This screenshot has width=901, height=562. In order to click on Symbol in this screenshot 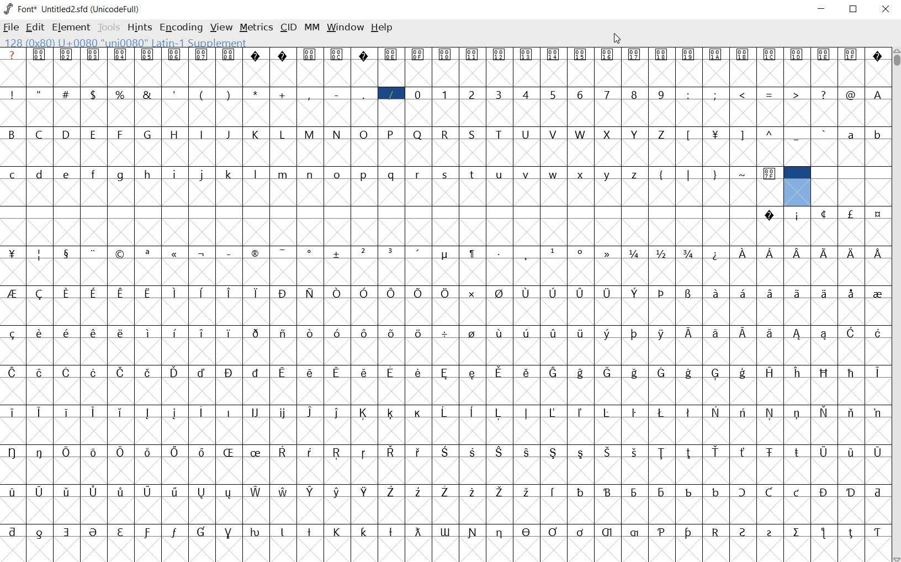, I will do `click(797, 215)`.